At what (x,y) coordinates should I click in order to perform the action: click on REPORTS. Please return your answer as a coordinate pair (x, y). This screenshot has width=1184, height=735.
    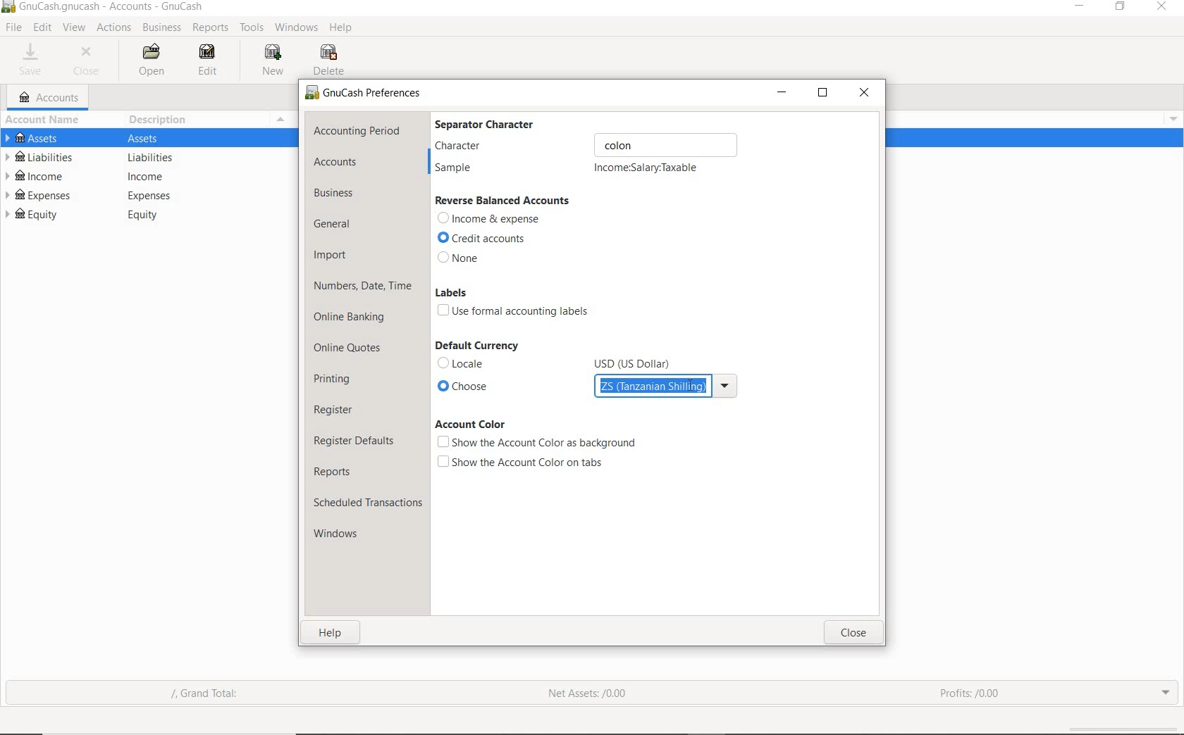
    Looking at the image, I should click on (211, 28).